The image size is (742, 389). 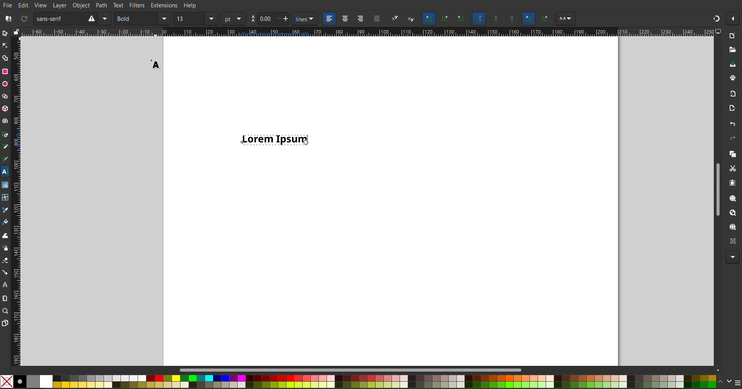 What do you see at coordinates (731, 257) in the screenshot?
I see `More` at bounding box center [731, 257].